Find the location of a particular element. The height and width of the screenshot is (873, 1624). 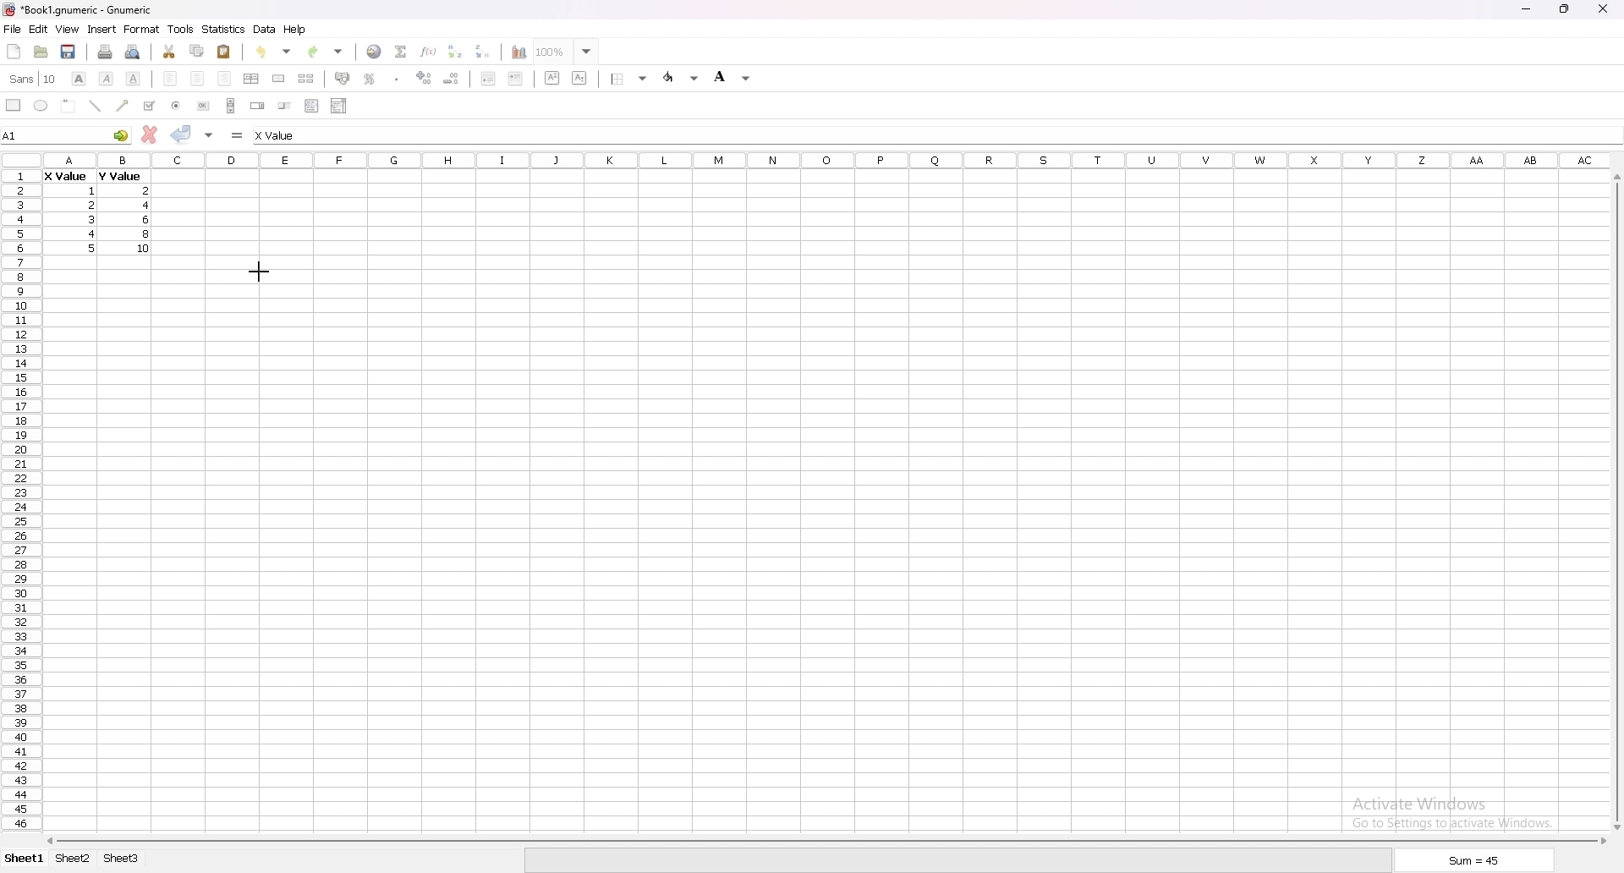

rectangle is located at coordinates (14, 104).